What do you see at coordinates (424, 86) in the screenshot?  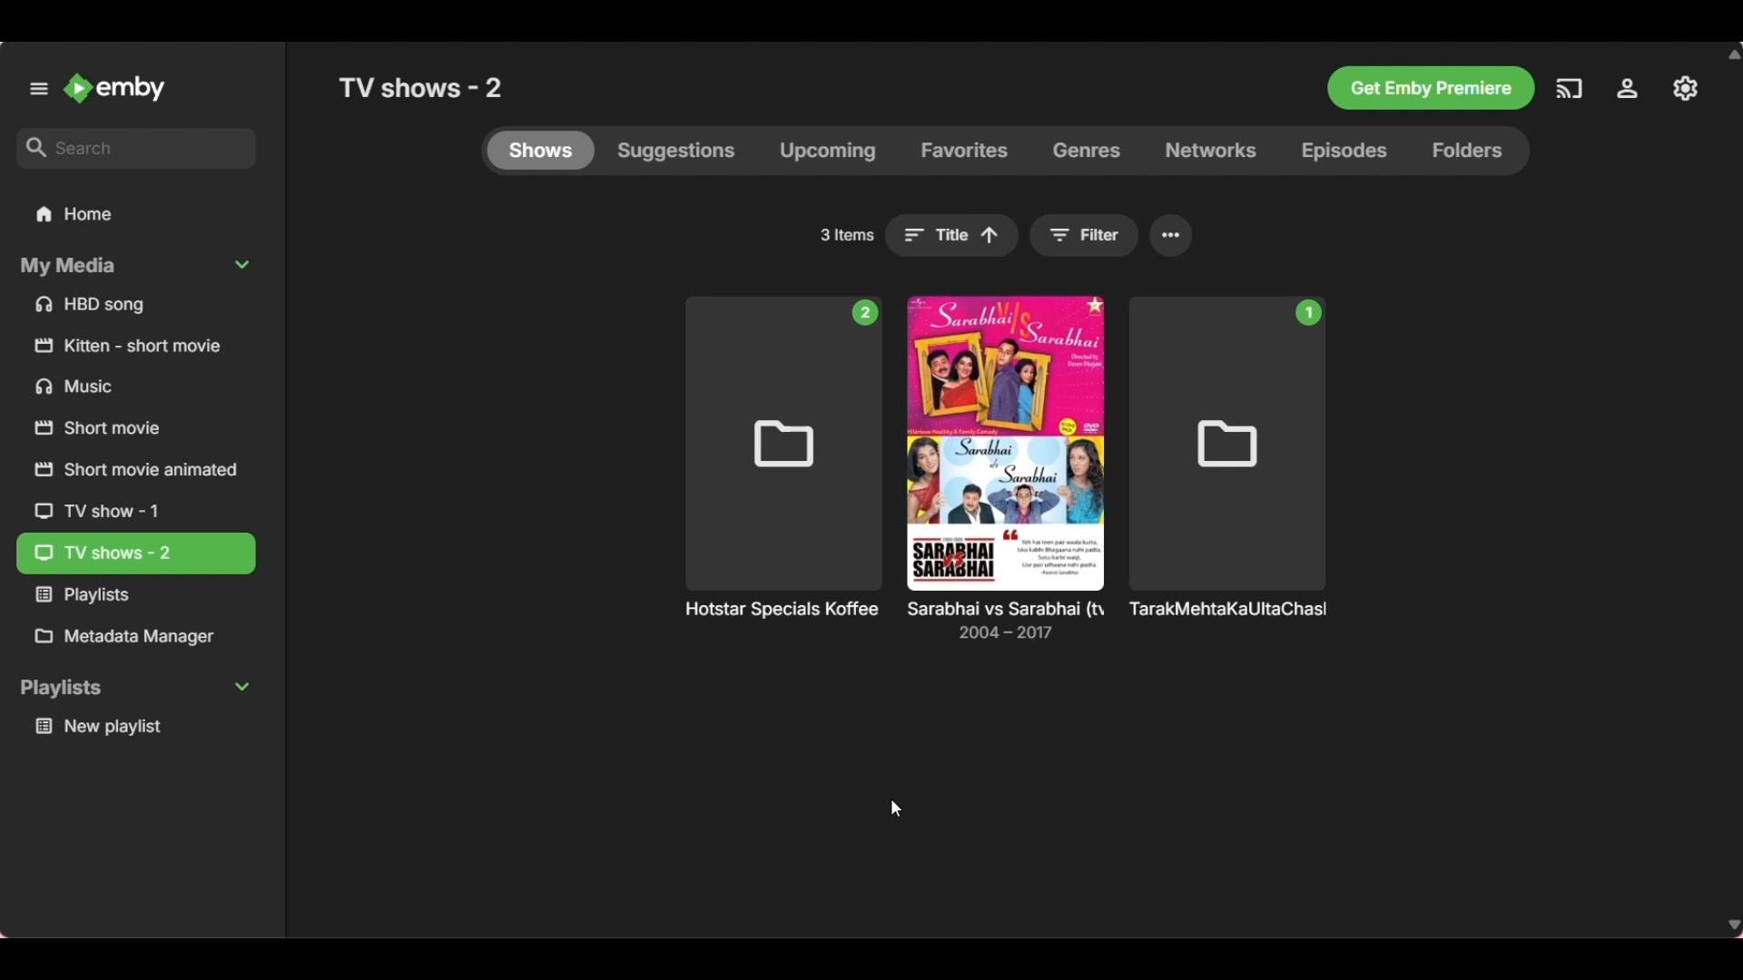 I see `Title of current selection` at bounding box center [424, 86].